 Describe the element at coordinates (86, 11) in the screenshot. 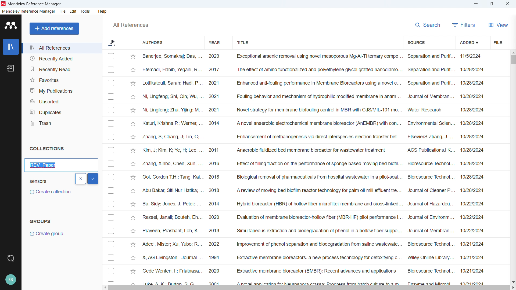

I see `tools` at that location.